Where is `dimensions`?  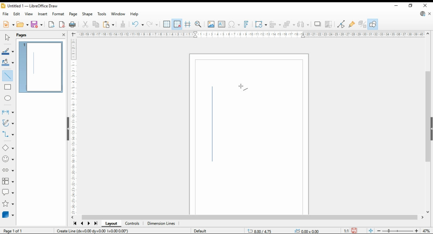 dimensions is located at coordinates (161, 224).